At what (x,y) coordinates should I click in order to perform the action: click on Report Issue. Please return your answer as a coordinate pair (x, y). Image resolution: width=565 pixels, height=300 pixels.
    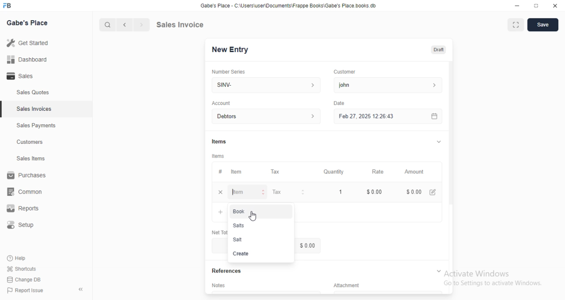
    Looking at the image, I should click on (27, 291).